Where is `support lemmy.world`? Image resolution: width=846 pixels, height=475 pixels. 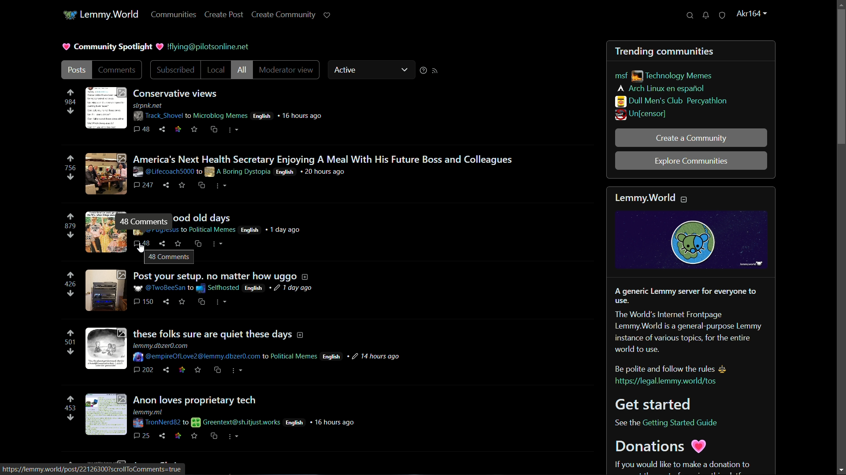
support lemmy.world is located at coordinates (327, 15).